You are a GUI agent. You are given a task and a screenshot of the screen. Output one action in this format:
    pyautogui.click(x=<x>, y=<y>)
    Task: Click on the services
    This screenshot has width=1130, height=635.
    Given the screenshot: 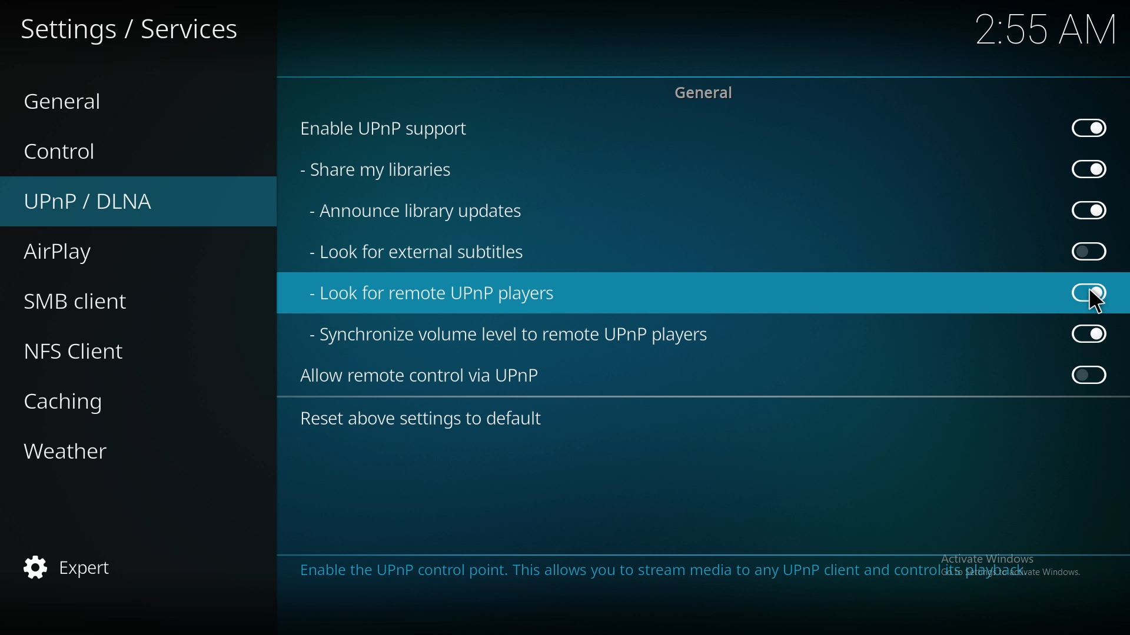 What is the action you would take?
    pyautogui.click(x=131, y=32)
    